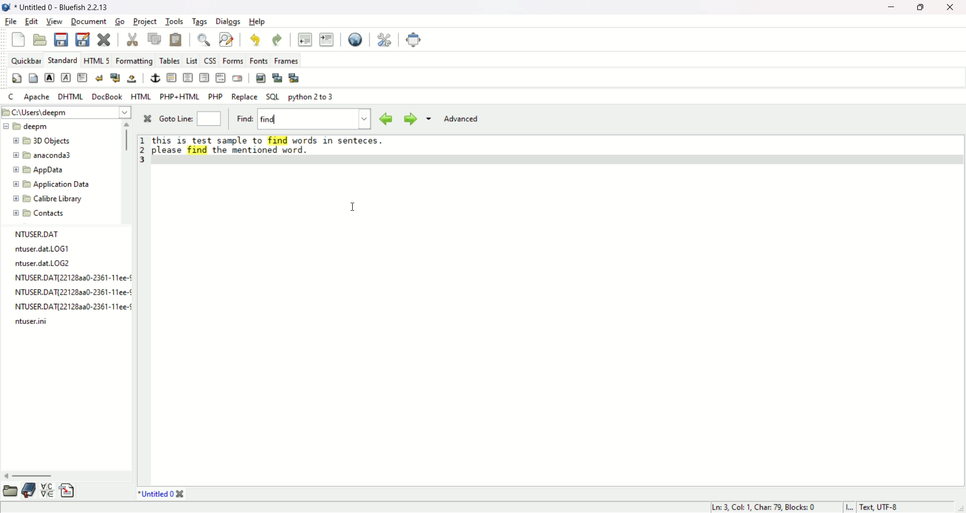 The height and width of the screenshot is (513, 966). I want to click on goto line, so click(211, 119).